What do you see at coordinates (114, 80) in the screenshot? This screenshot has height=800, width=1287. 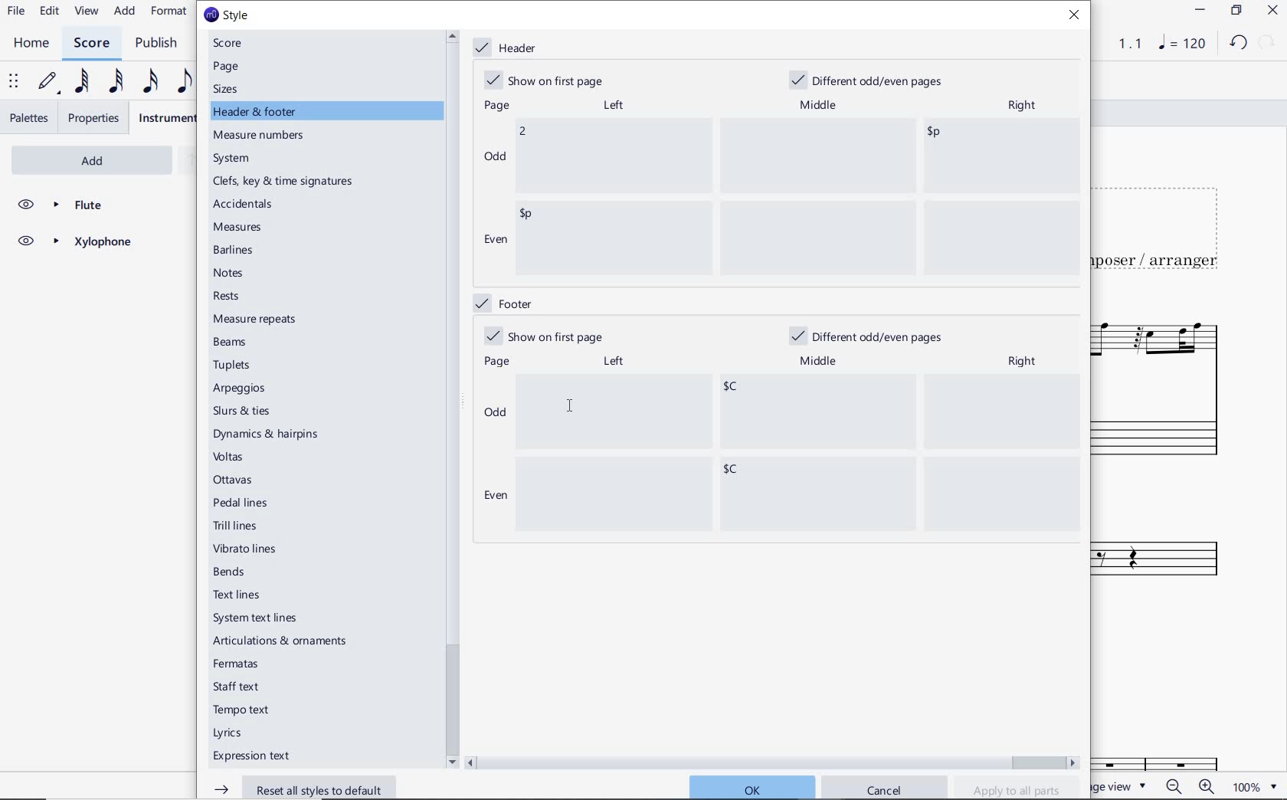 I see `32ND NOTE` at bounding box center [114, 80].